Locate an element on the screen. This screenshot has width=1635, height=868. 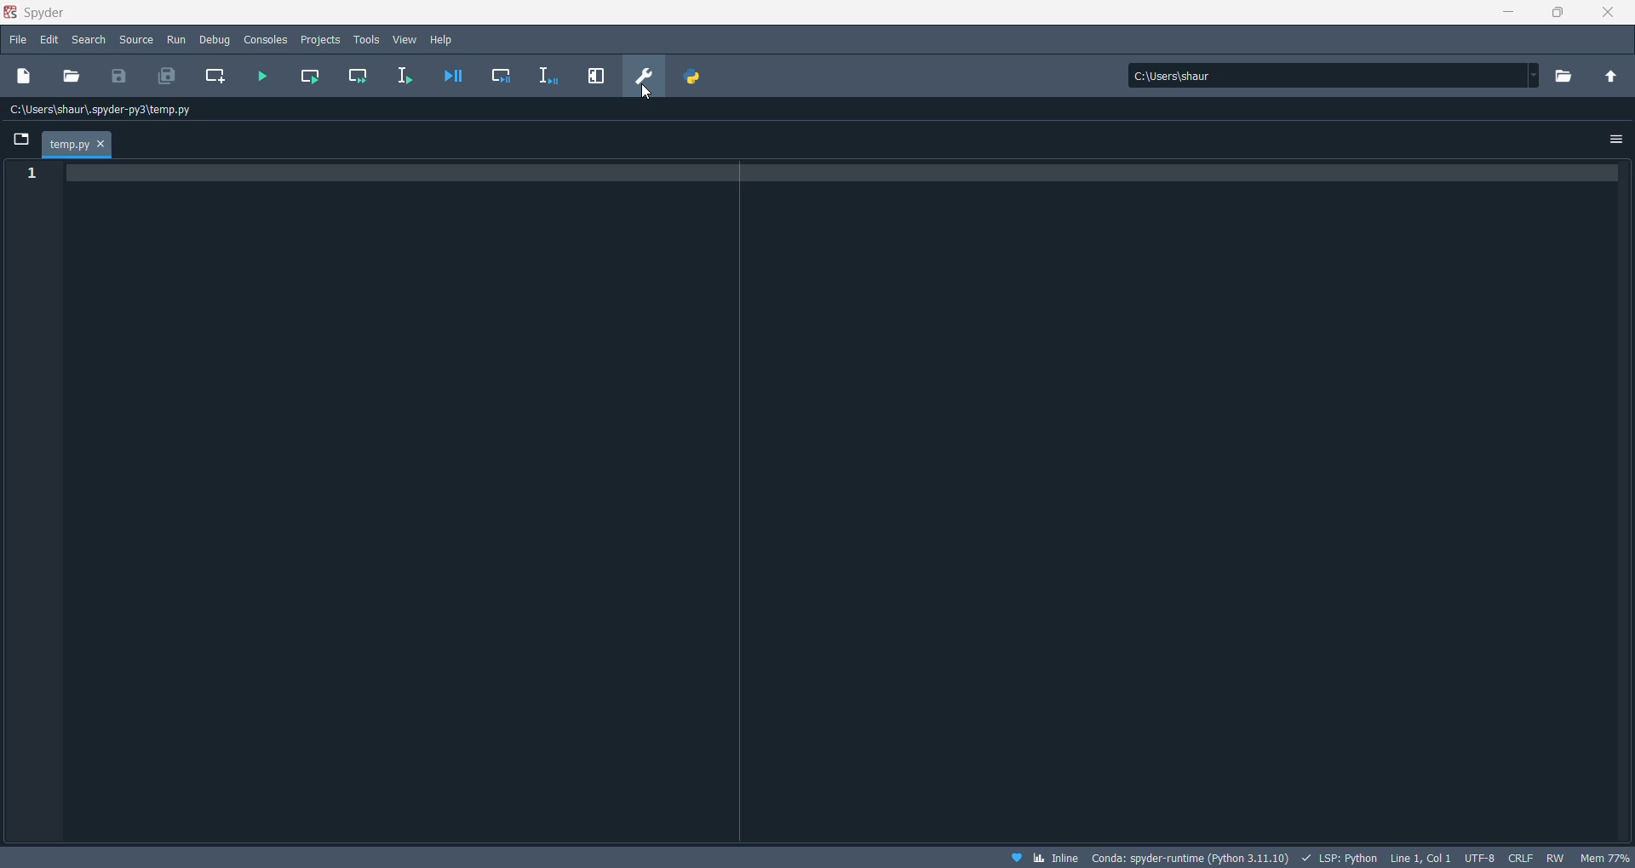
run file is located at coordinates (265, 77).